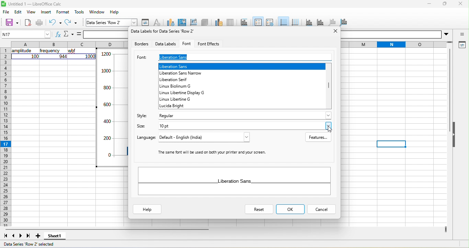 Image resolution: width=469 pixels, height=248 pixels. Describe the element at coordinates (5, 137) in the screenshot. I see `rows` at that location.